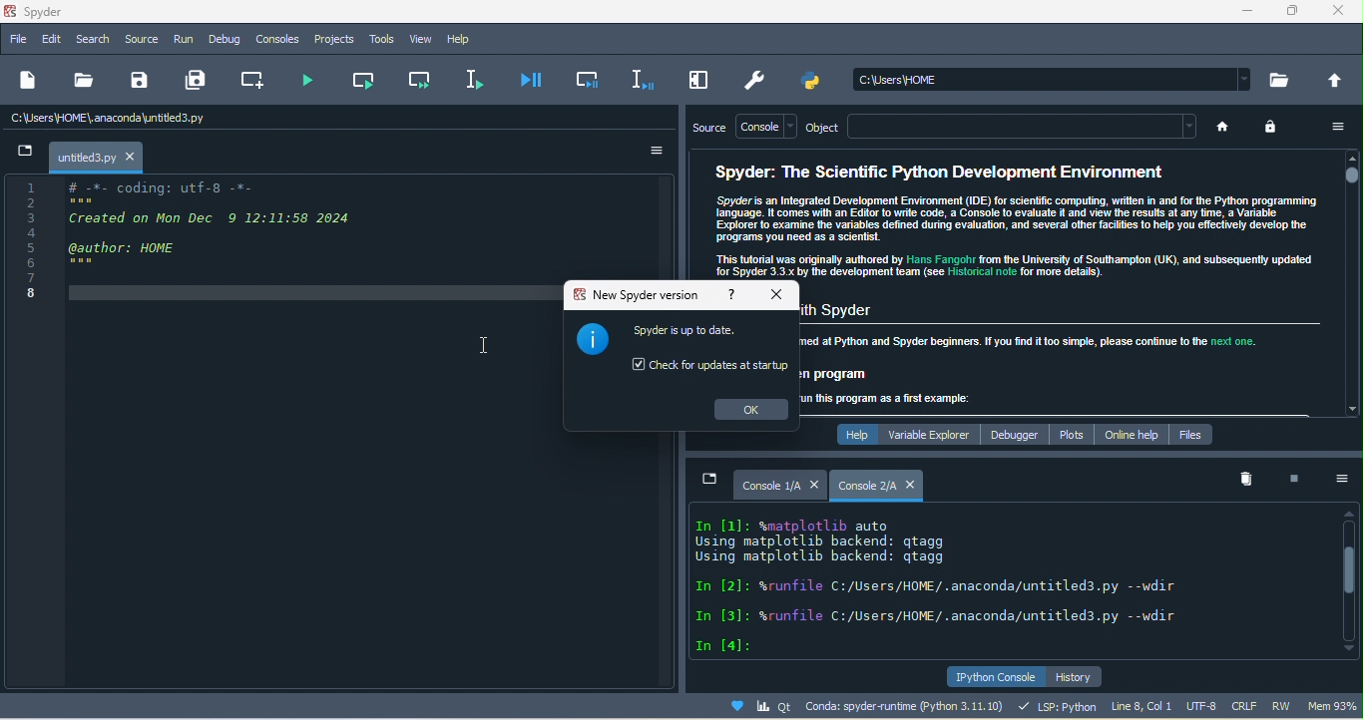  Describe the element at coordinates (1070, 434) in the screenshot. I see `plots` at that location.